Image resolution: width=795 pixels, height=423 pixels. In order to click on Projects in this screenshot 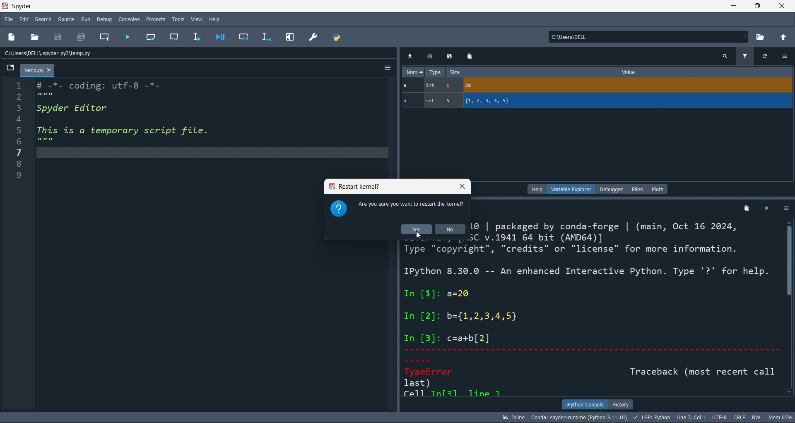, I will do `click(157, 19)`.